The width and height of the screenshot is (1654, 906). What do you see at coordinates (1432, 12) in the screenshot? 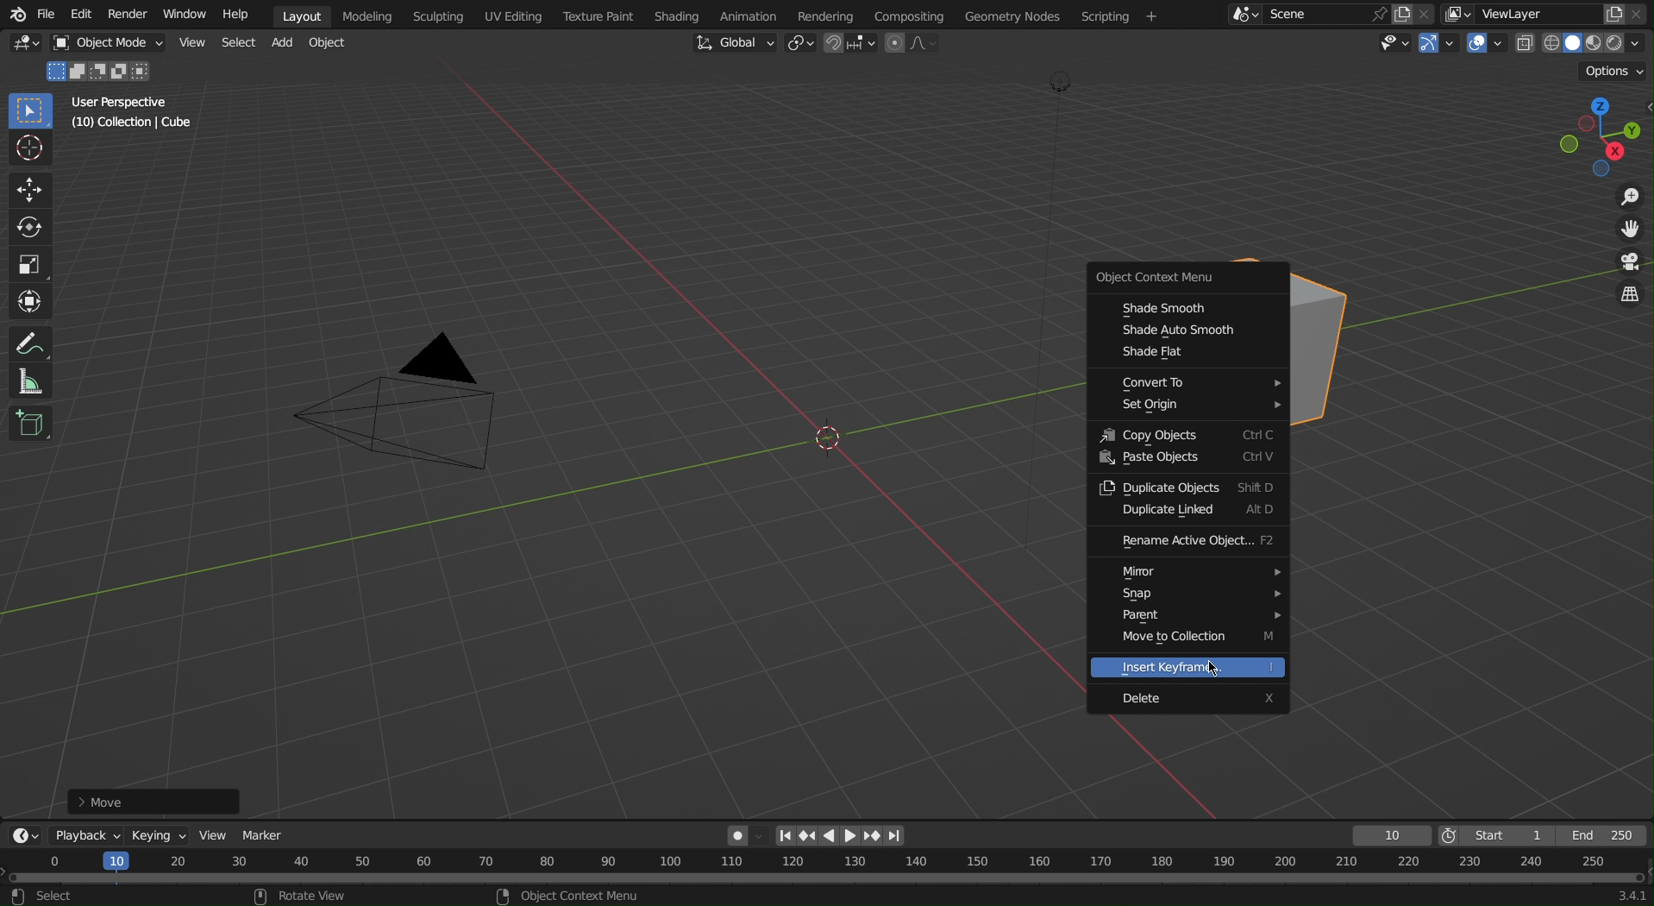
I see `colse` at bounding box center [1432, 12].